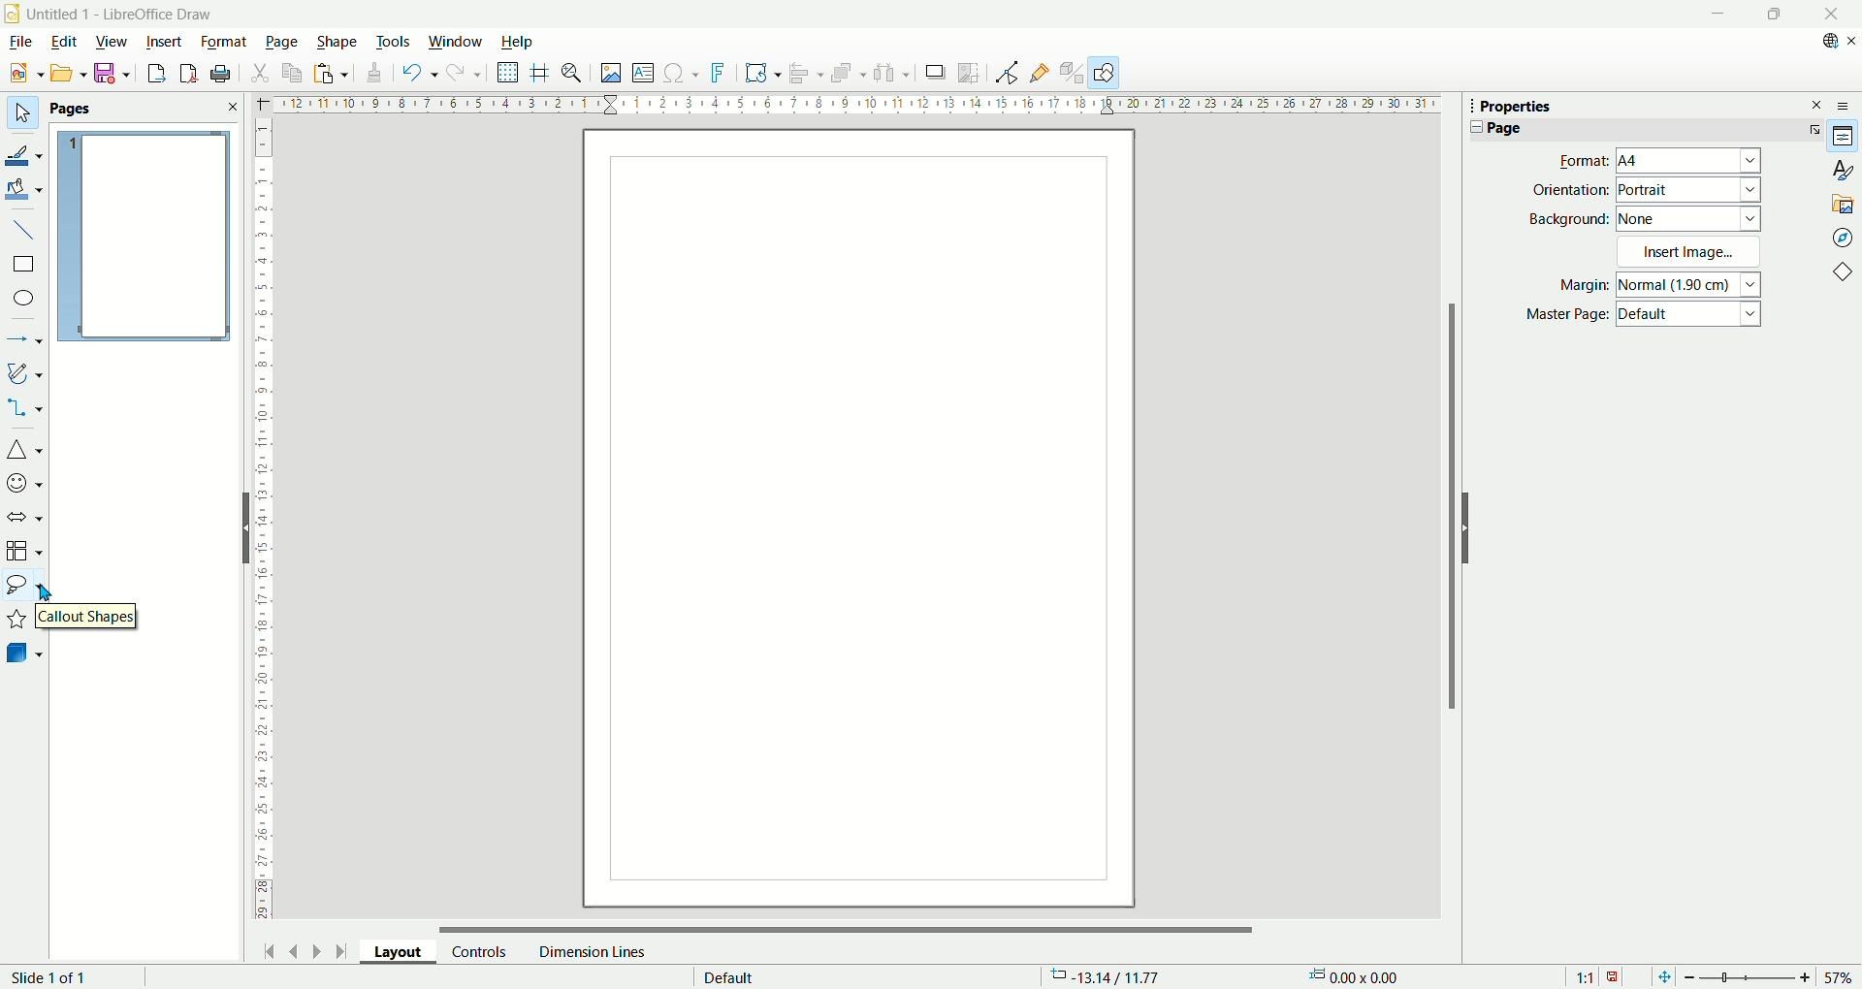 This screenshot has height=989, width=1862. I want to click on insert special character, so click(684, 72).